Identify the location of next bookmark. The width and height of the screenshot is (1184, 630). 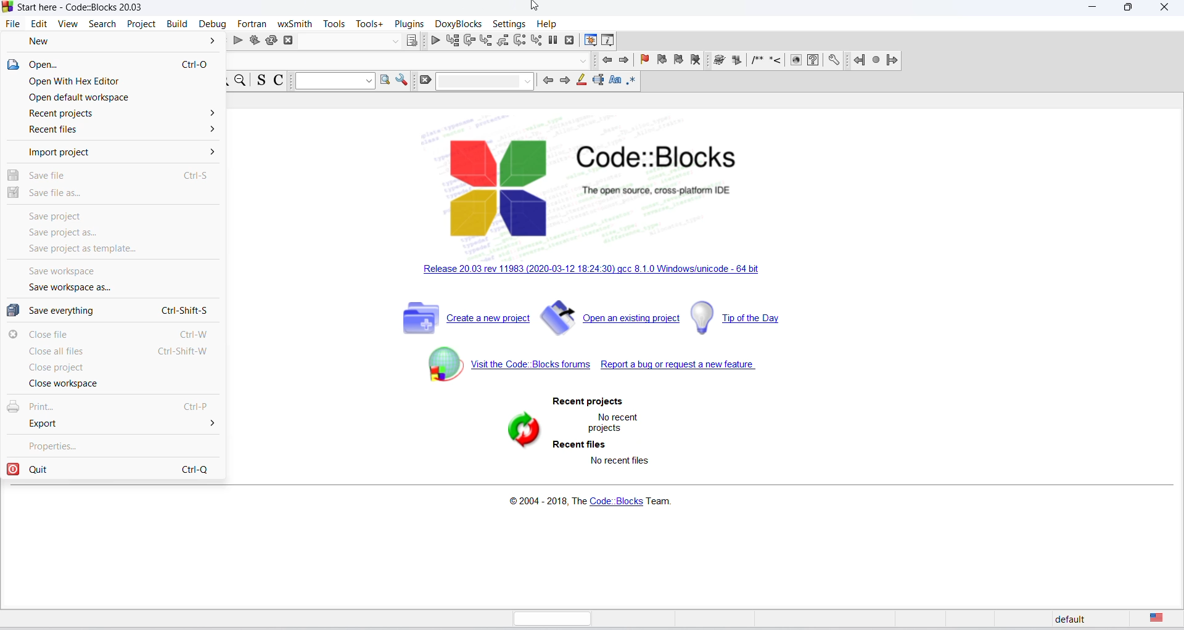
(679, 61).